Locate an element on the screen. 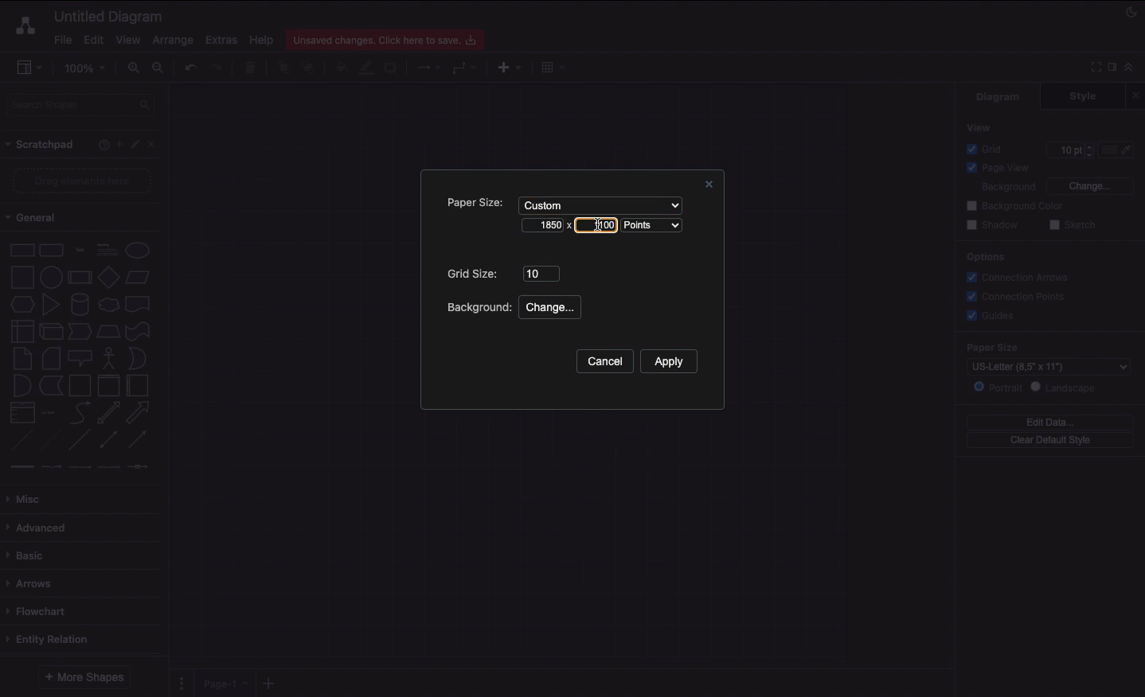 Image resolution: width=1145 pixels, height=697 pixels. Diagram is located at coordinates (999, 96).